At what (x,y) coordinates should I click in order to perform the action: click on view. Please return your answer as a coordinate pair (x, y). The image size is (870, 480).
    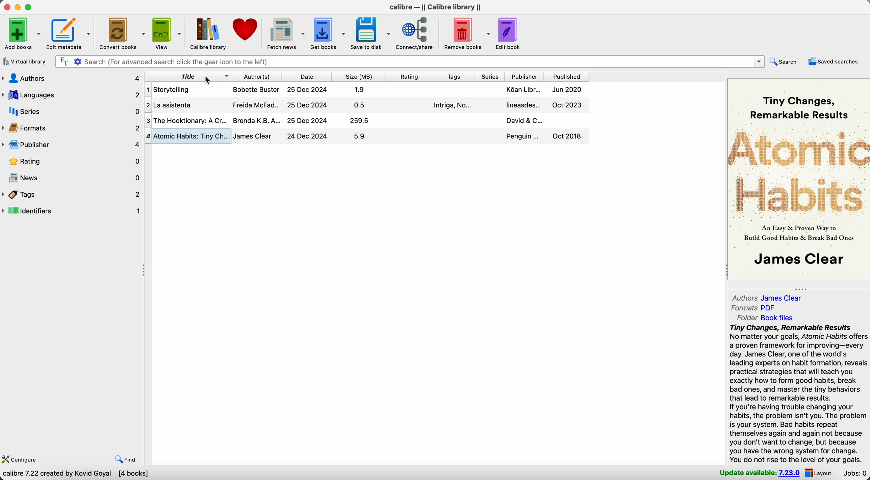
    Looking at the image, I should click on (167, 34).